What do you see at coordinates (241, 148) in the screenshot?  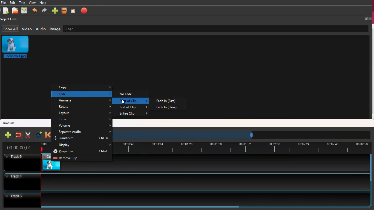 I see `time` at bounding box center [241, 148].